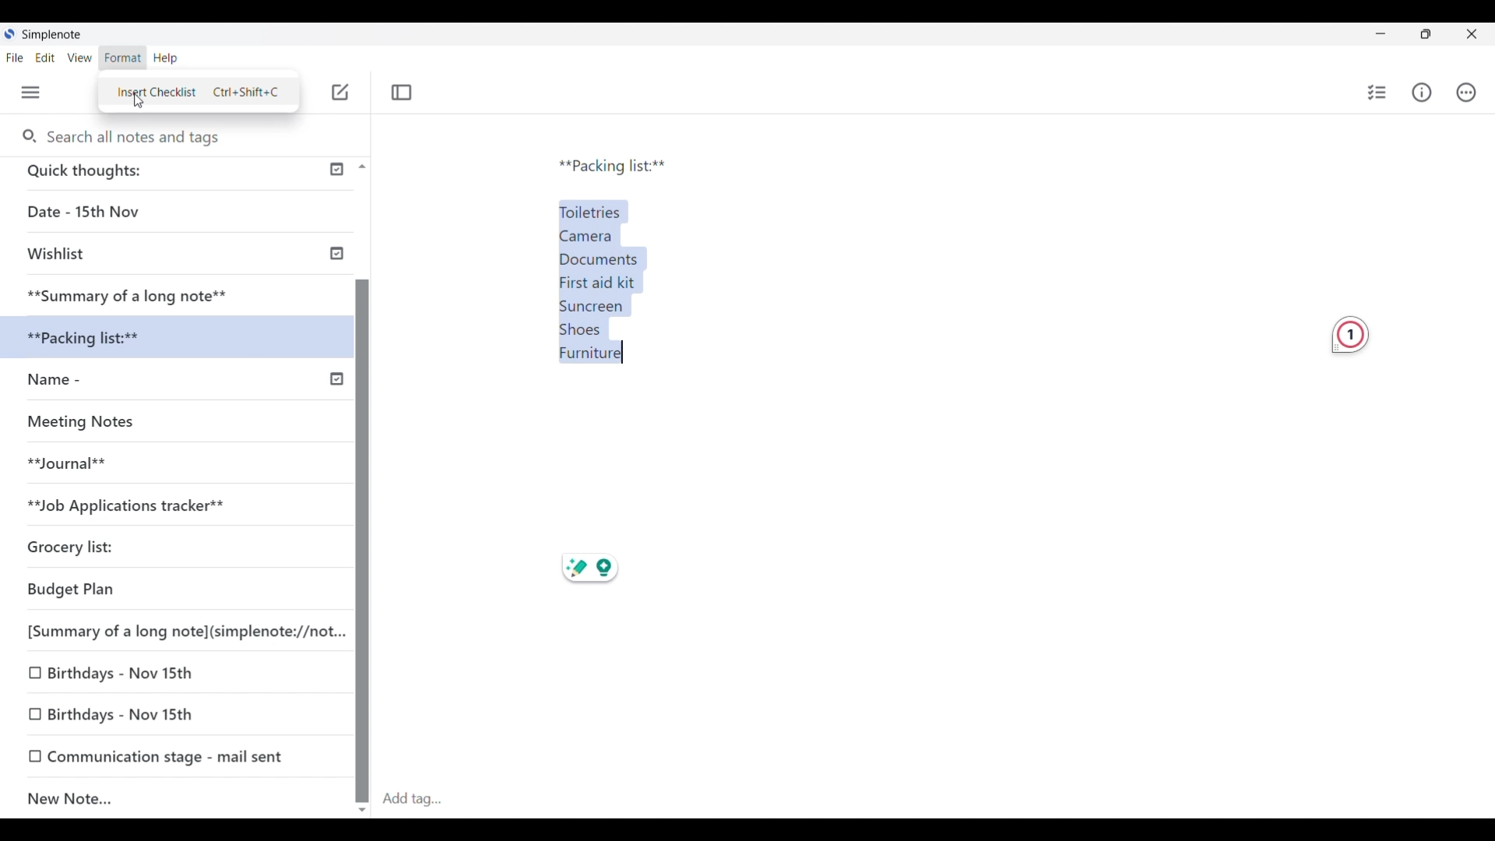 Image resolution: width=1495 pixels, height=841 pixels. Describe the element at coordinates (336, 274) in the screenshot. I see `Check icon indicating published notes` at that location.